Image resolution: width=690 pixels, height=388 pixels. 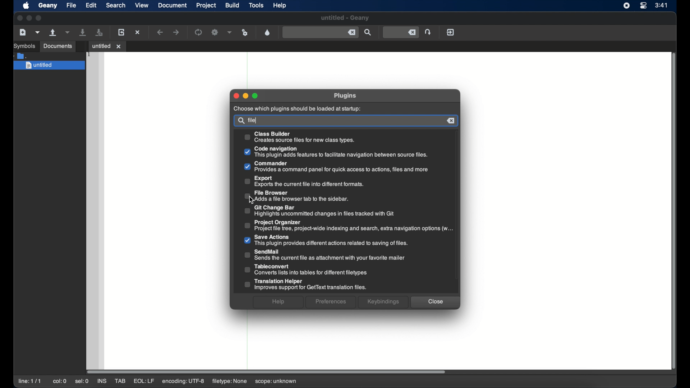 I want to click on jump to entered line number, so click(x=401, y=33).